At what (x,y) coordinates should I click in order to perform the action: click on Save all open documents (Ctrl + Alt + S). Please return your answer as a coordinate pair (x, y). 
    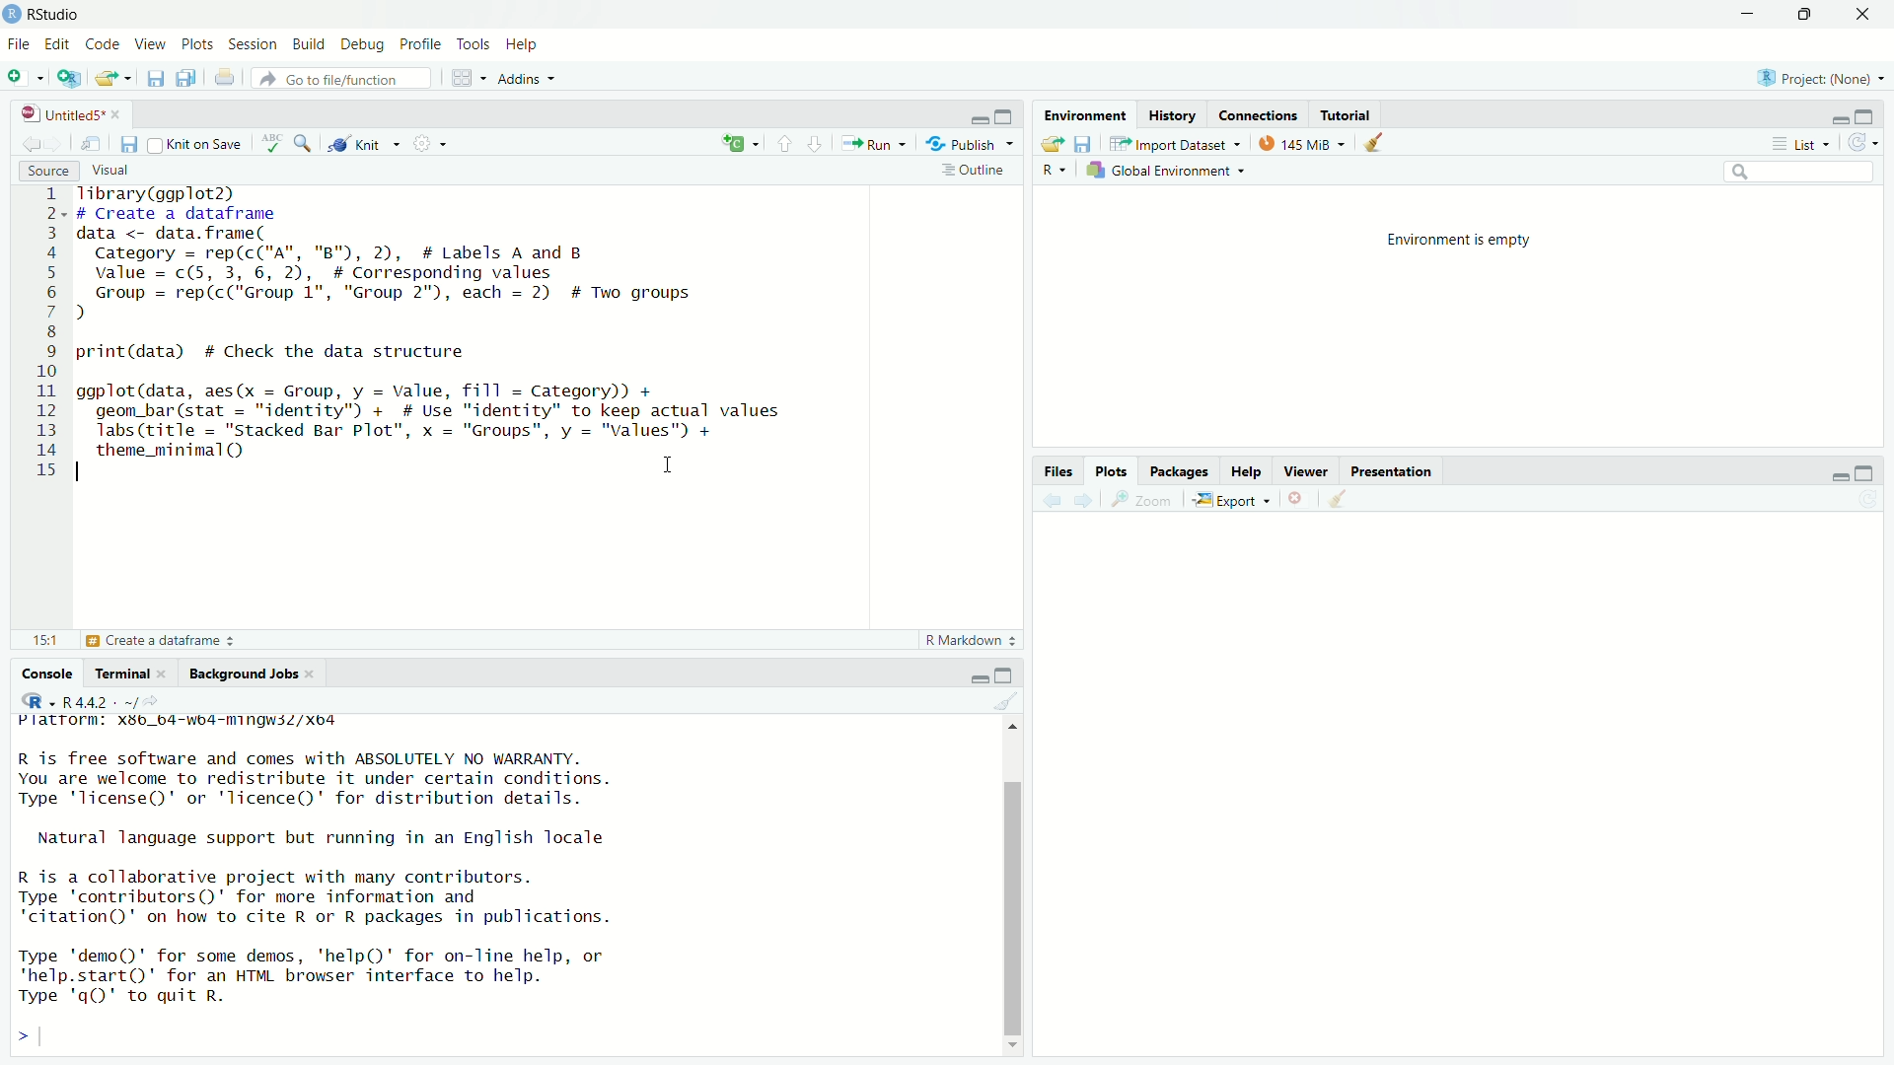
    Looking at the image, I should click on (188, 78).